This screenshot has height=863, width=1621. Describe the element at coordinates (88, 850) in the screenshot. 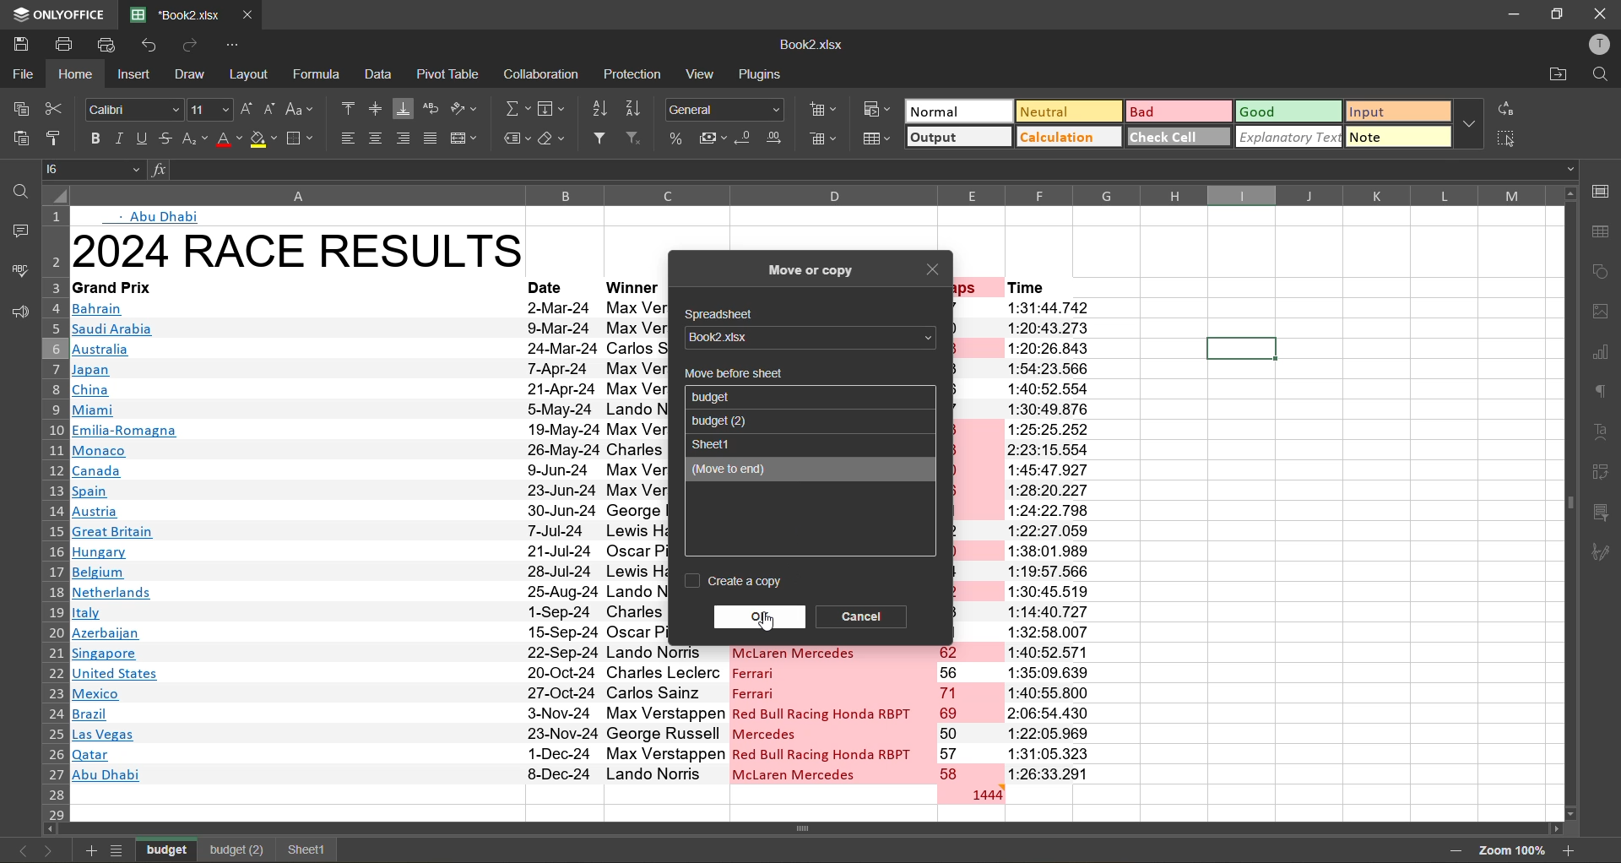

I see `add sheet` at that location.